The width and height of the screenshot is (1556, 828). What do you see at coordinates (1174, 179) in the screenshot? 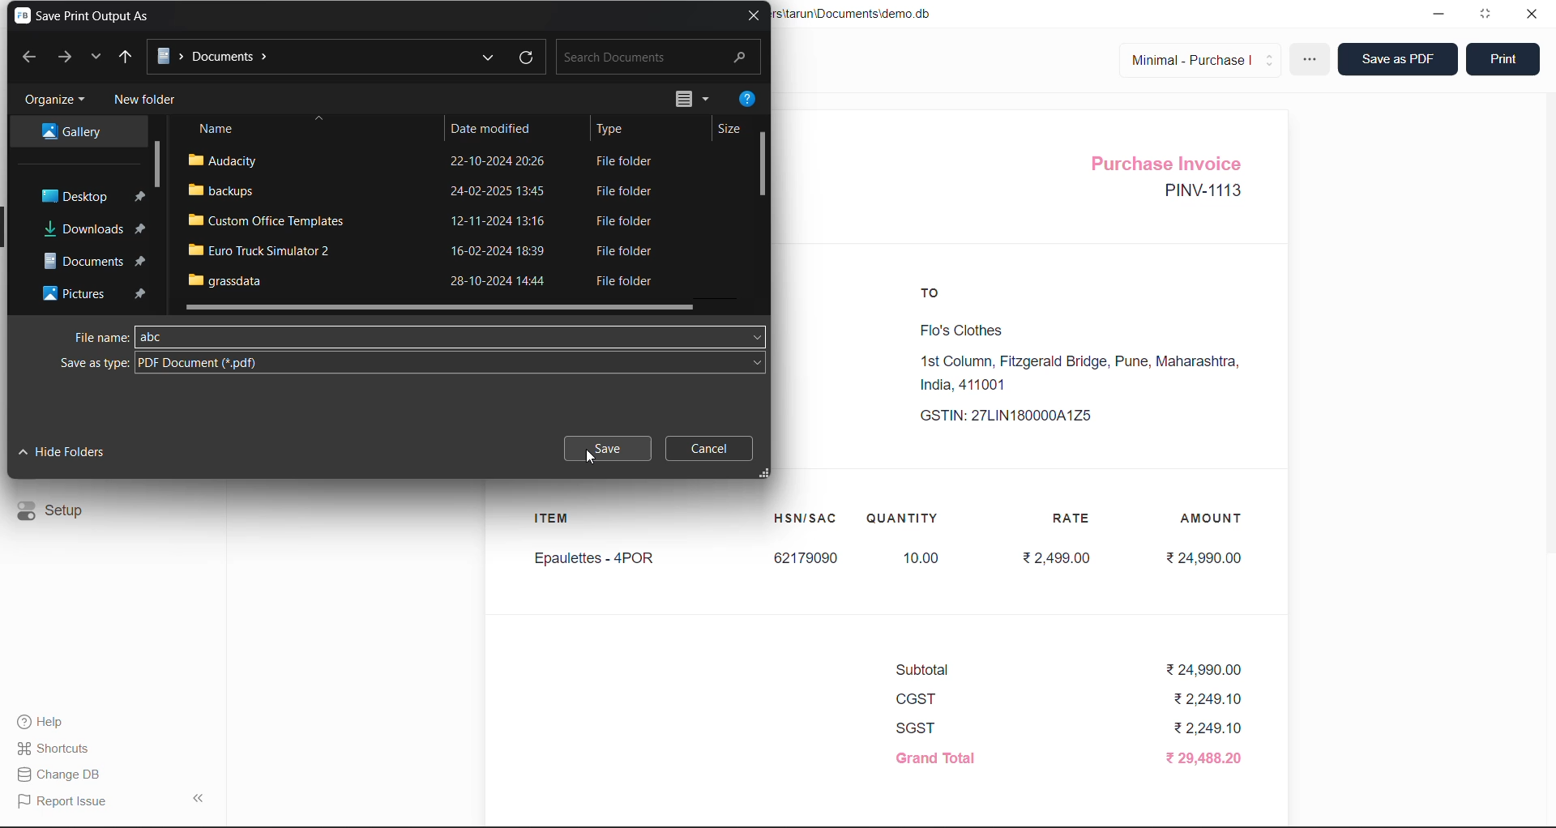
I see `Purchase Invoice PINV-1113` at bounding box center [1174, 179].